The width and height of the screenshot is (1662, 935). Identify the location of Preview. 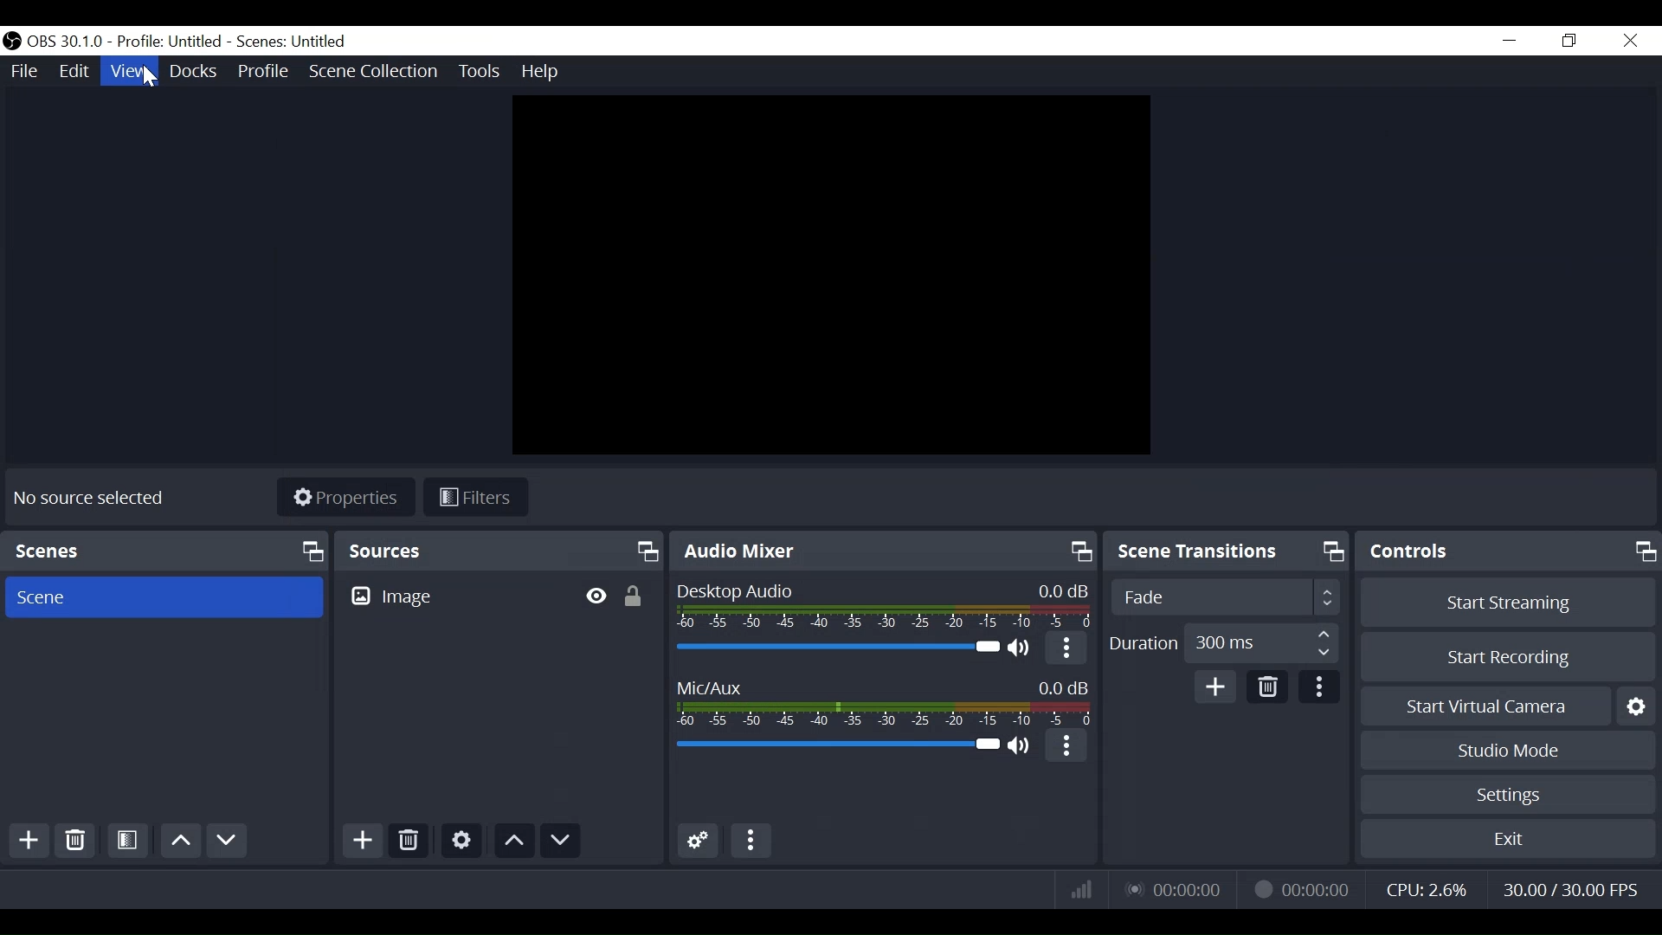
(832, 274).